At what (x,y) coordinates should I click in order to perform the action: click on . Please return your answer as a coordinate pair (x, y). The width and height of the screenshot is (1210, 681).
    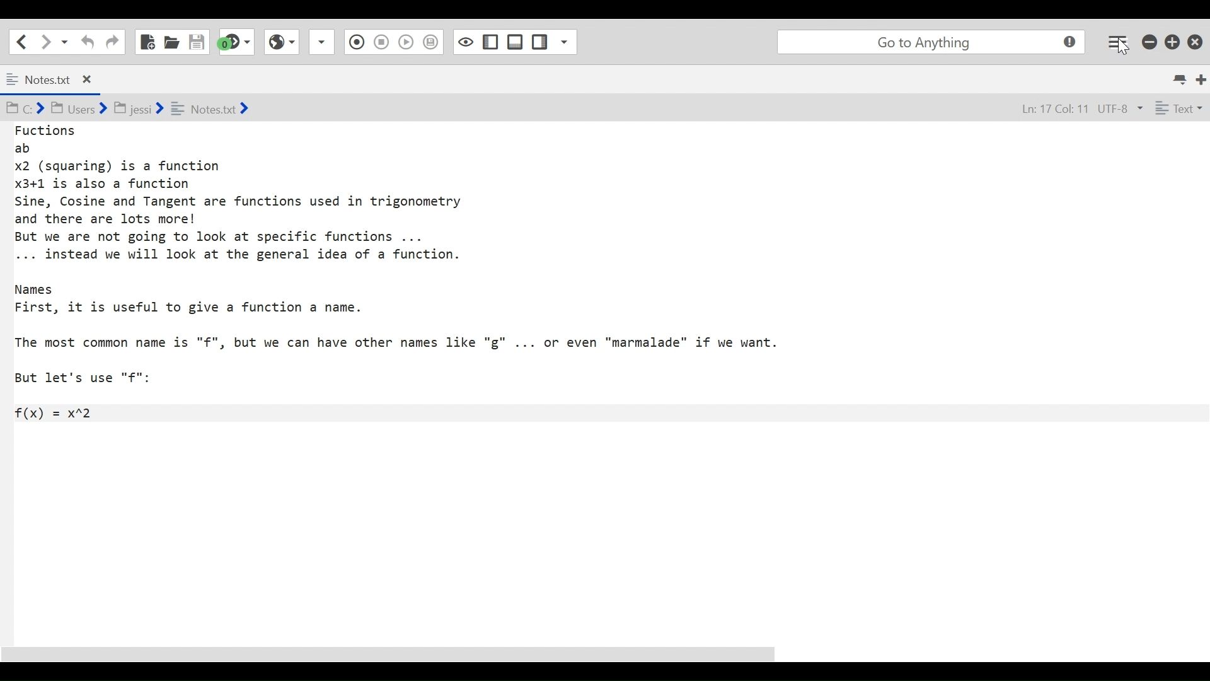
    Looking at the image, I should click on (112, 42).